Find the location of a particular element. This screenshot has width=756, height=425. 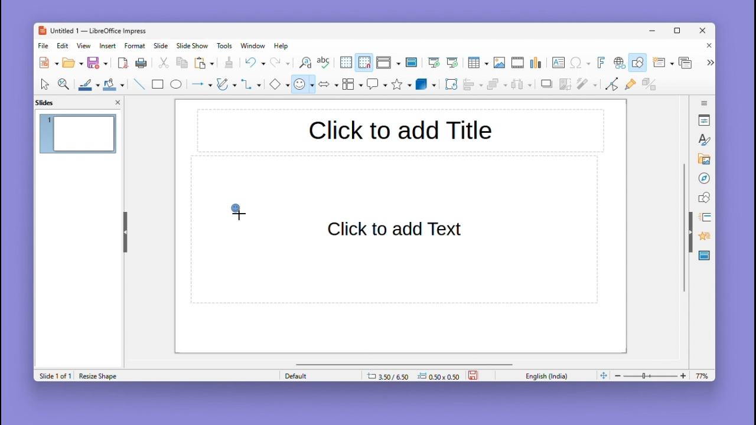

pencil is located at coordinates (226, 86).